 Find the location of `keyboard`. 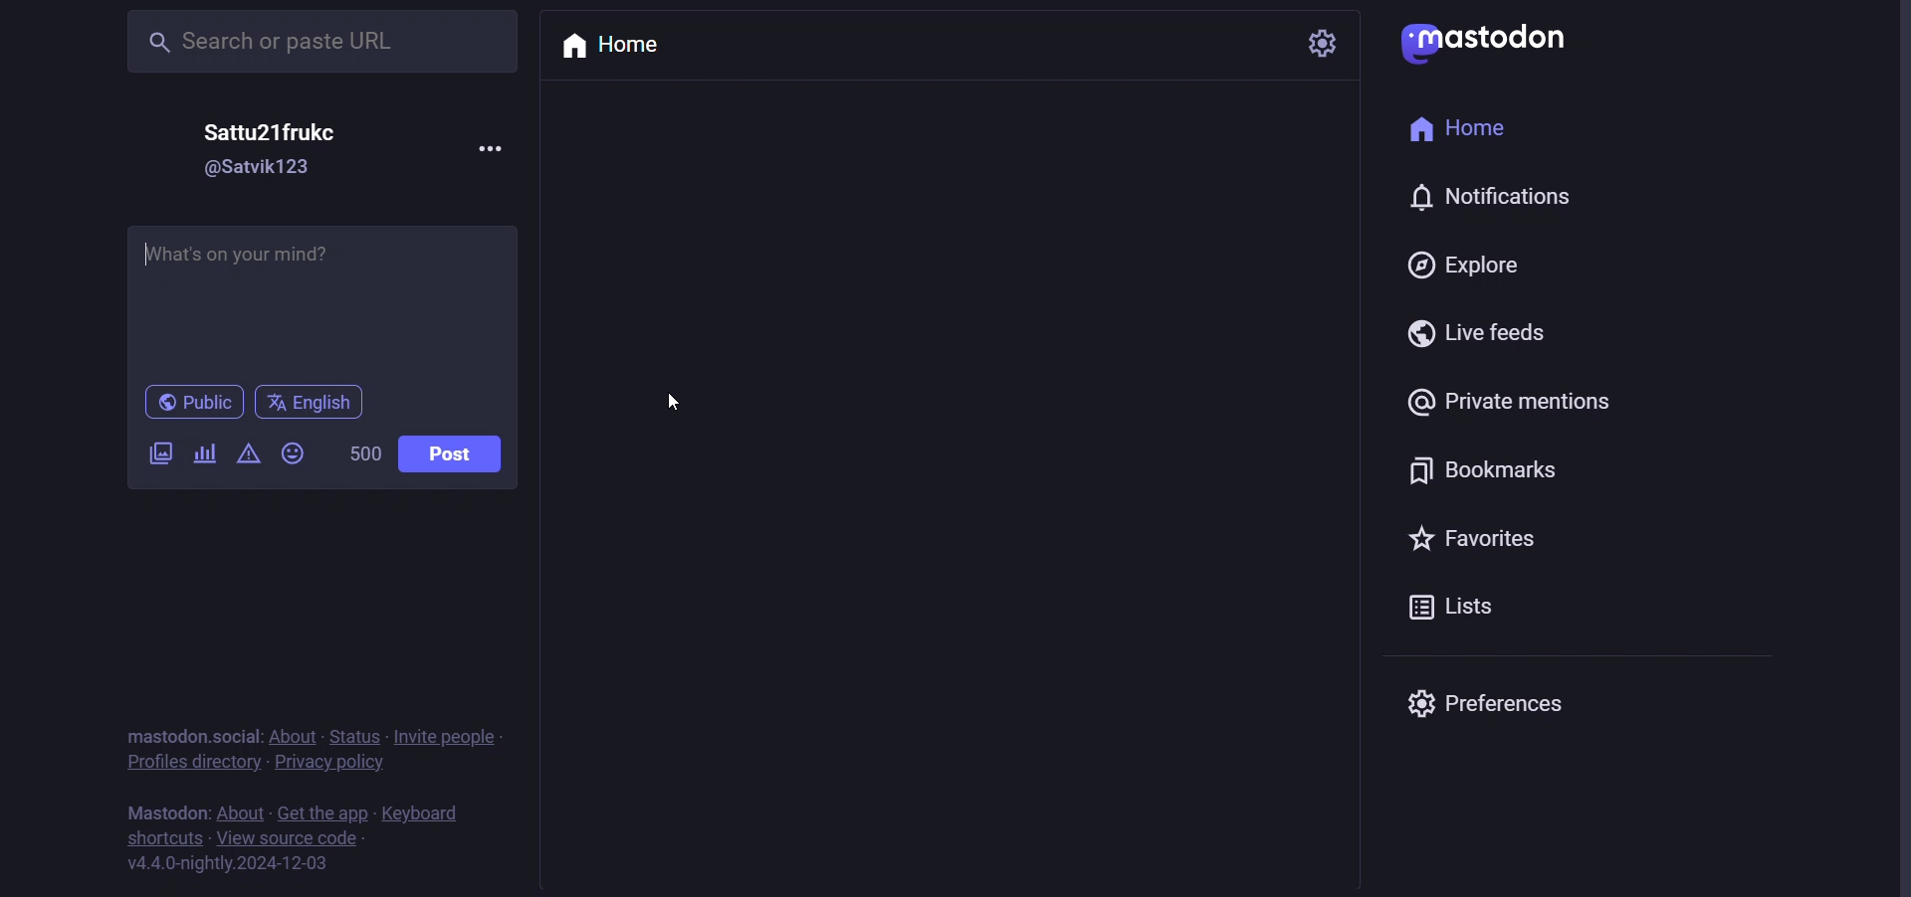

keyboard is located at coordinates (424, 810).